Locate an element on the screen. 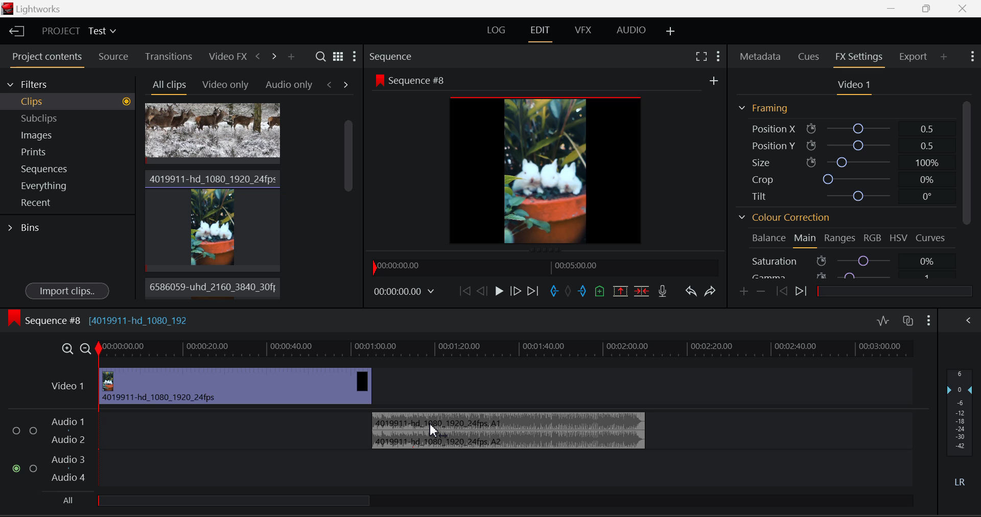  Next Panel is located at coordinates (275, 59).